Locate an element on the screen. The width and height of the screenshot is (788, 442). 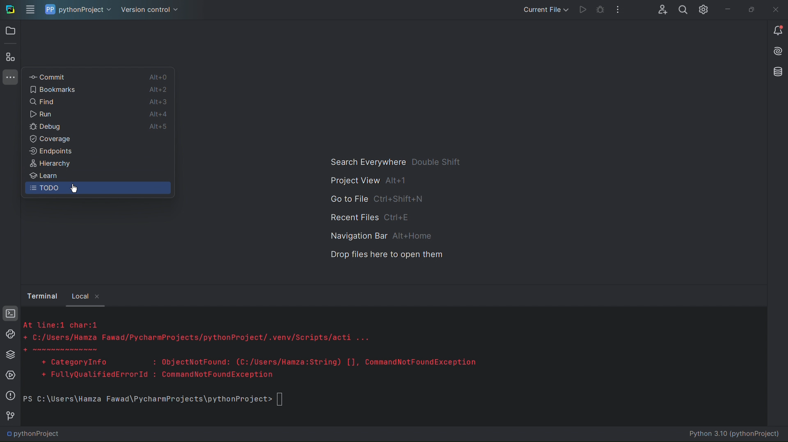
Alt+0
Alt+2
Alt+3
Alt+4
Alt+5 is located at coordinates (158, 103).